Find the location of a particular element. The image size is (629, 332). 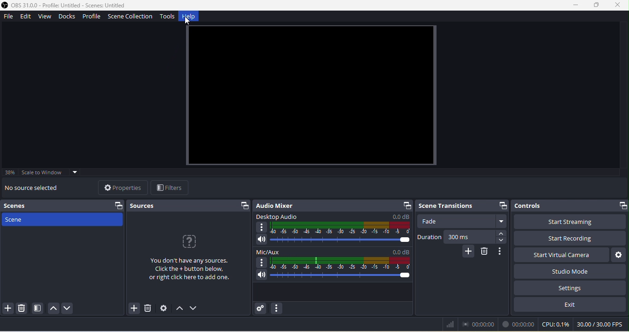

30.00/30.00 fps is located at coordinates (602, 325).